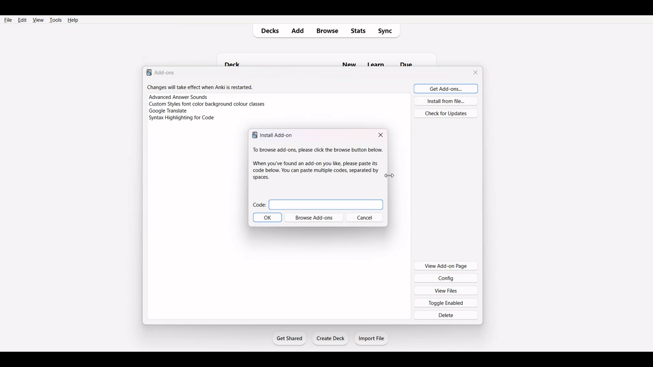 The image size is (653, 367). Describe the element at coordinates (274, 135) in the screenshot. I see `install ad ons` at that location.